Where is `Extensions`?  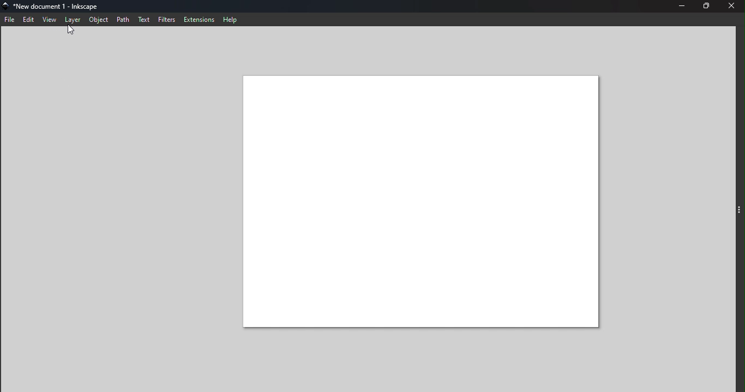
Extensions is located at coordinates (199, 19).